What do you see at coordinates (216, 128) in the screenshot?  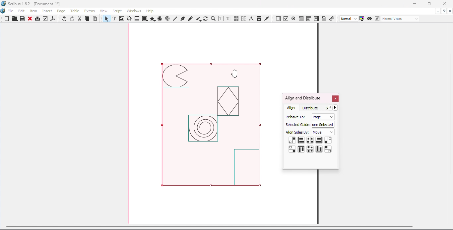 I see `Selected image` at bounding box center [216, 128].